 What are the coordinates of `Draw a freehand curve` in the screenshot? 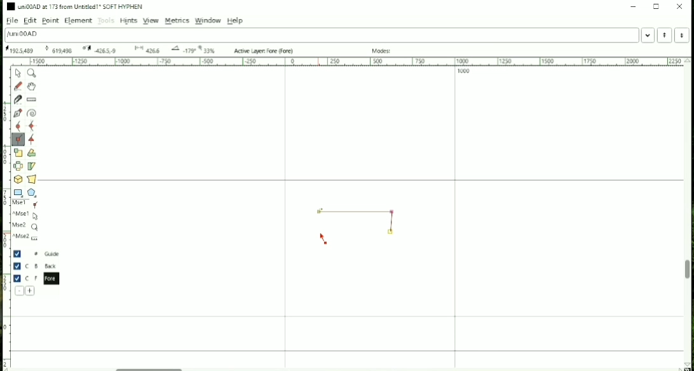 It's located at (18, 86).